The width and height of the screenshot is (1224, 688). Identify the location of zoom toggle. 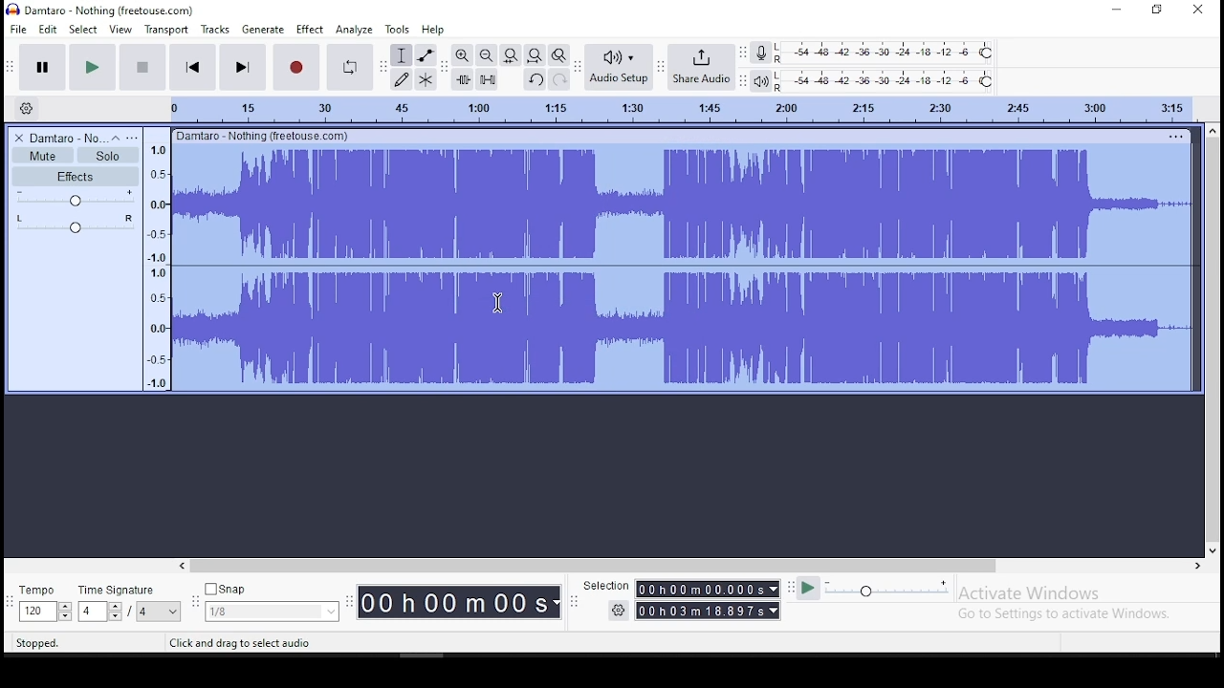
(558, 55).